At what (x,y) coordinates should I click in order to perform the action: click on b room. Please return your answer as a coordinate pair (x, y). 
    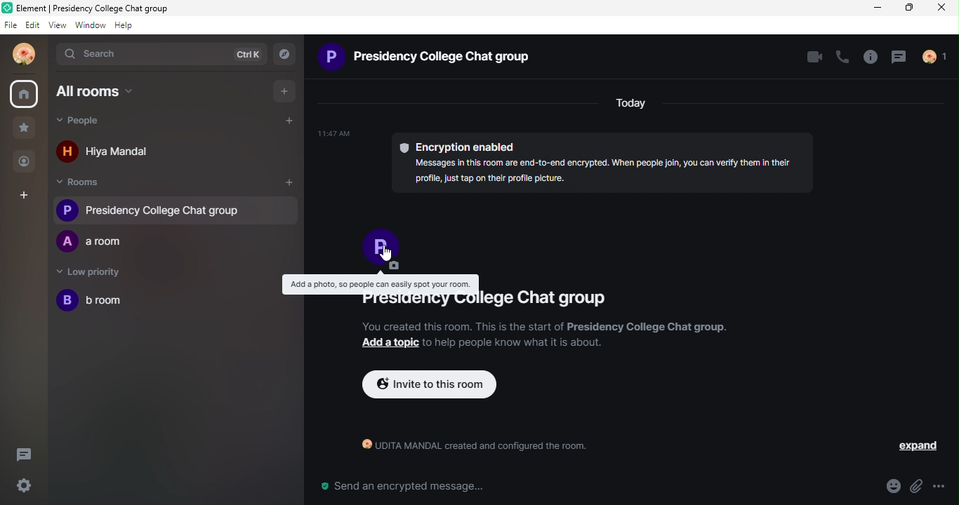
    Looking at the image, I should click on (91, 300).